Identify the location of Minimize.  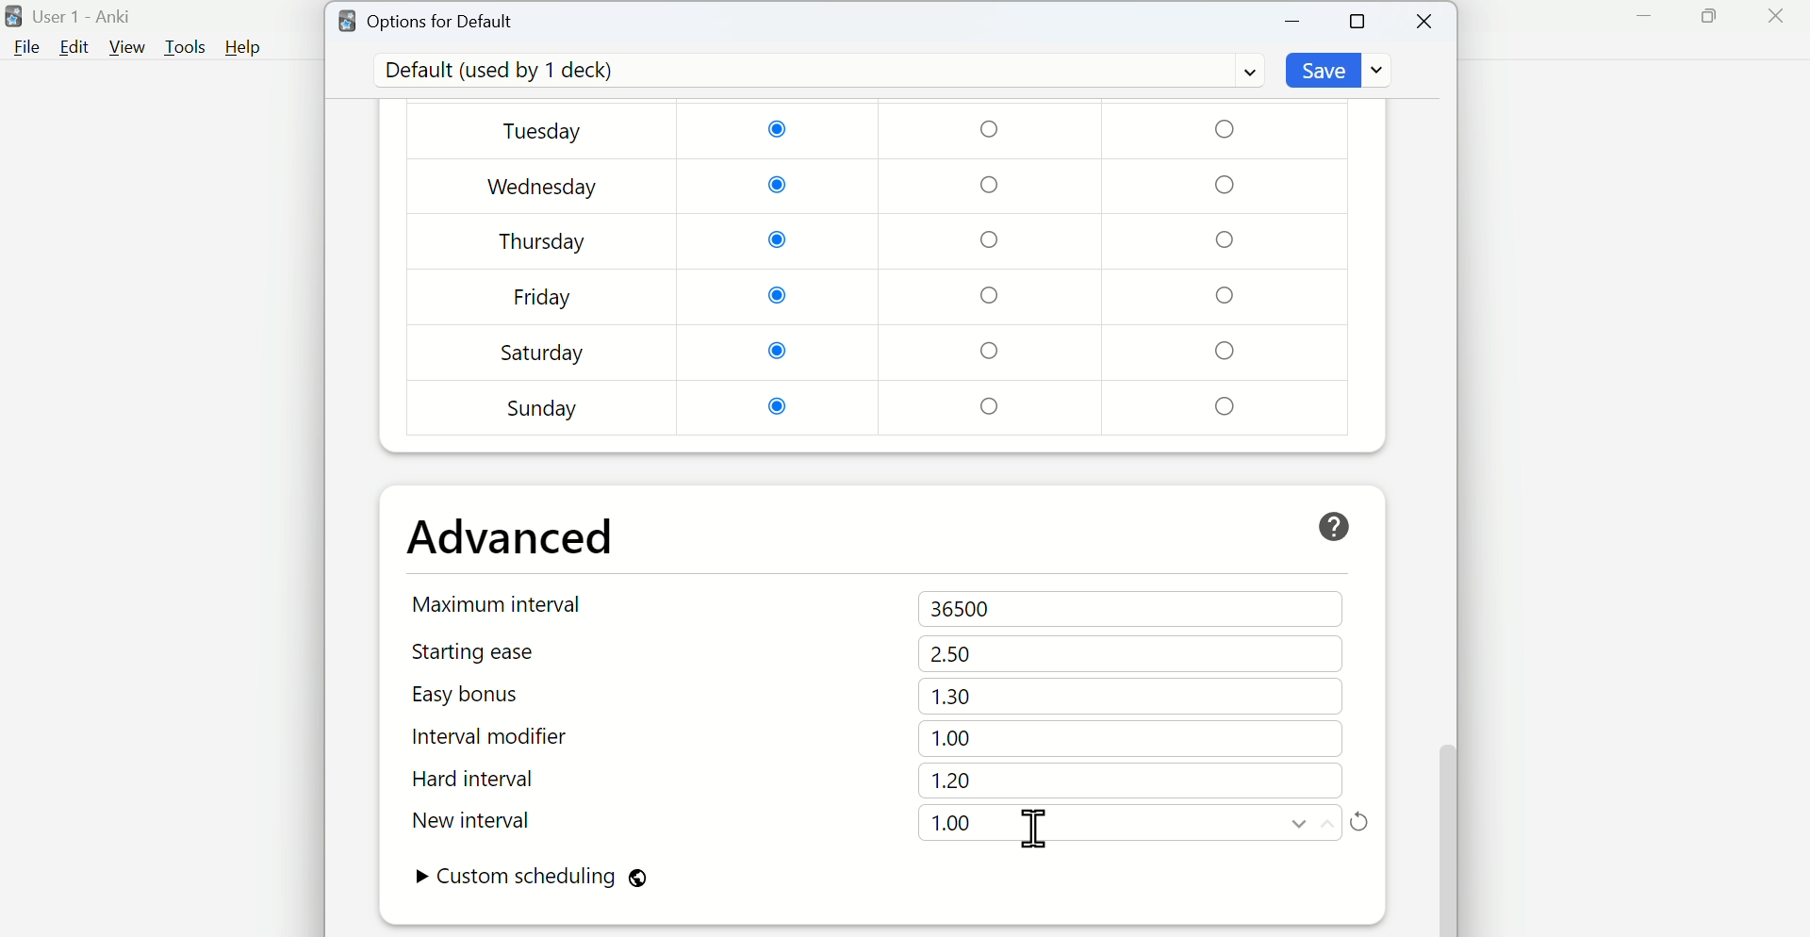
(1645, 17).